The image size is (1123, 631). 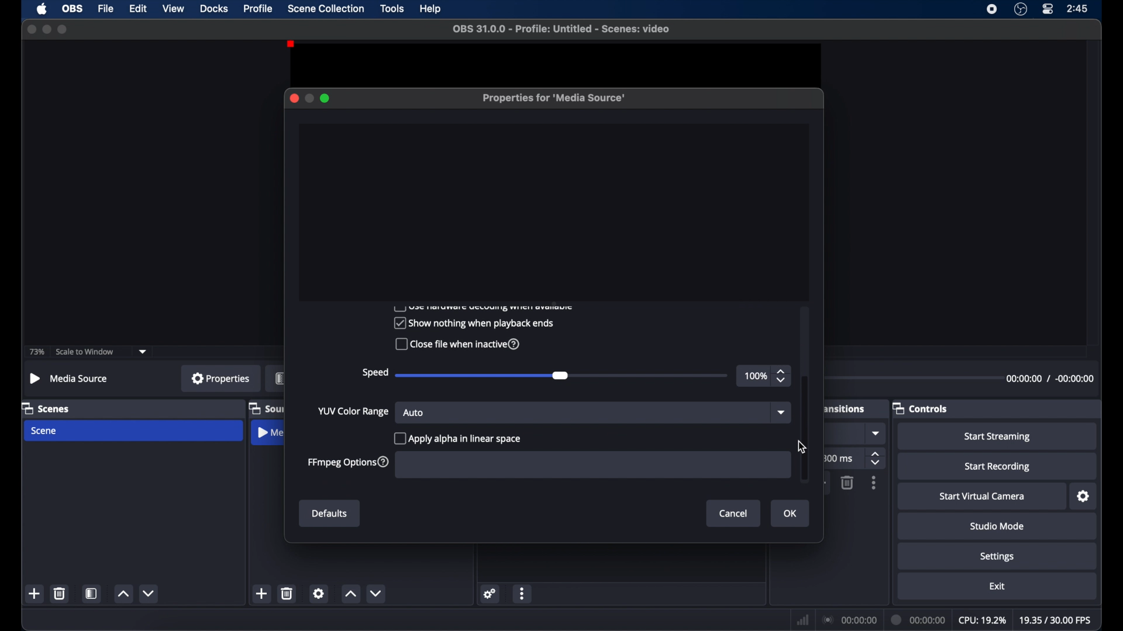 What do you see at coordinates (1078, 8) in the screenshot?
I see `time` at bounding box center [1078, 8].